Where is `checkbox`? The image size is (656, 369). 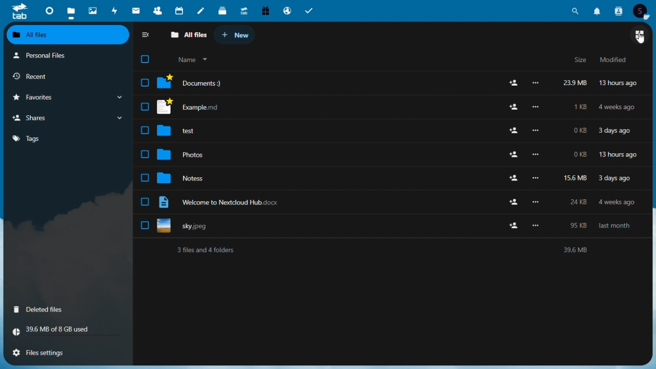
checkbox is located at coordinates (145, 178).